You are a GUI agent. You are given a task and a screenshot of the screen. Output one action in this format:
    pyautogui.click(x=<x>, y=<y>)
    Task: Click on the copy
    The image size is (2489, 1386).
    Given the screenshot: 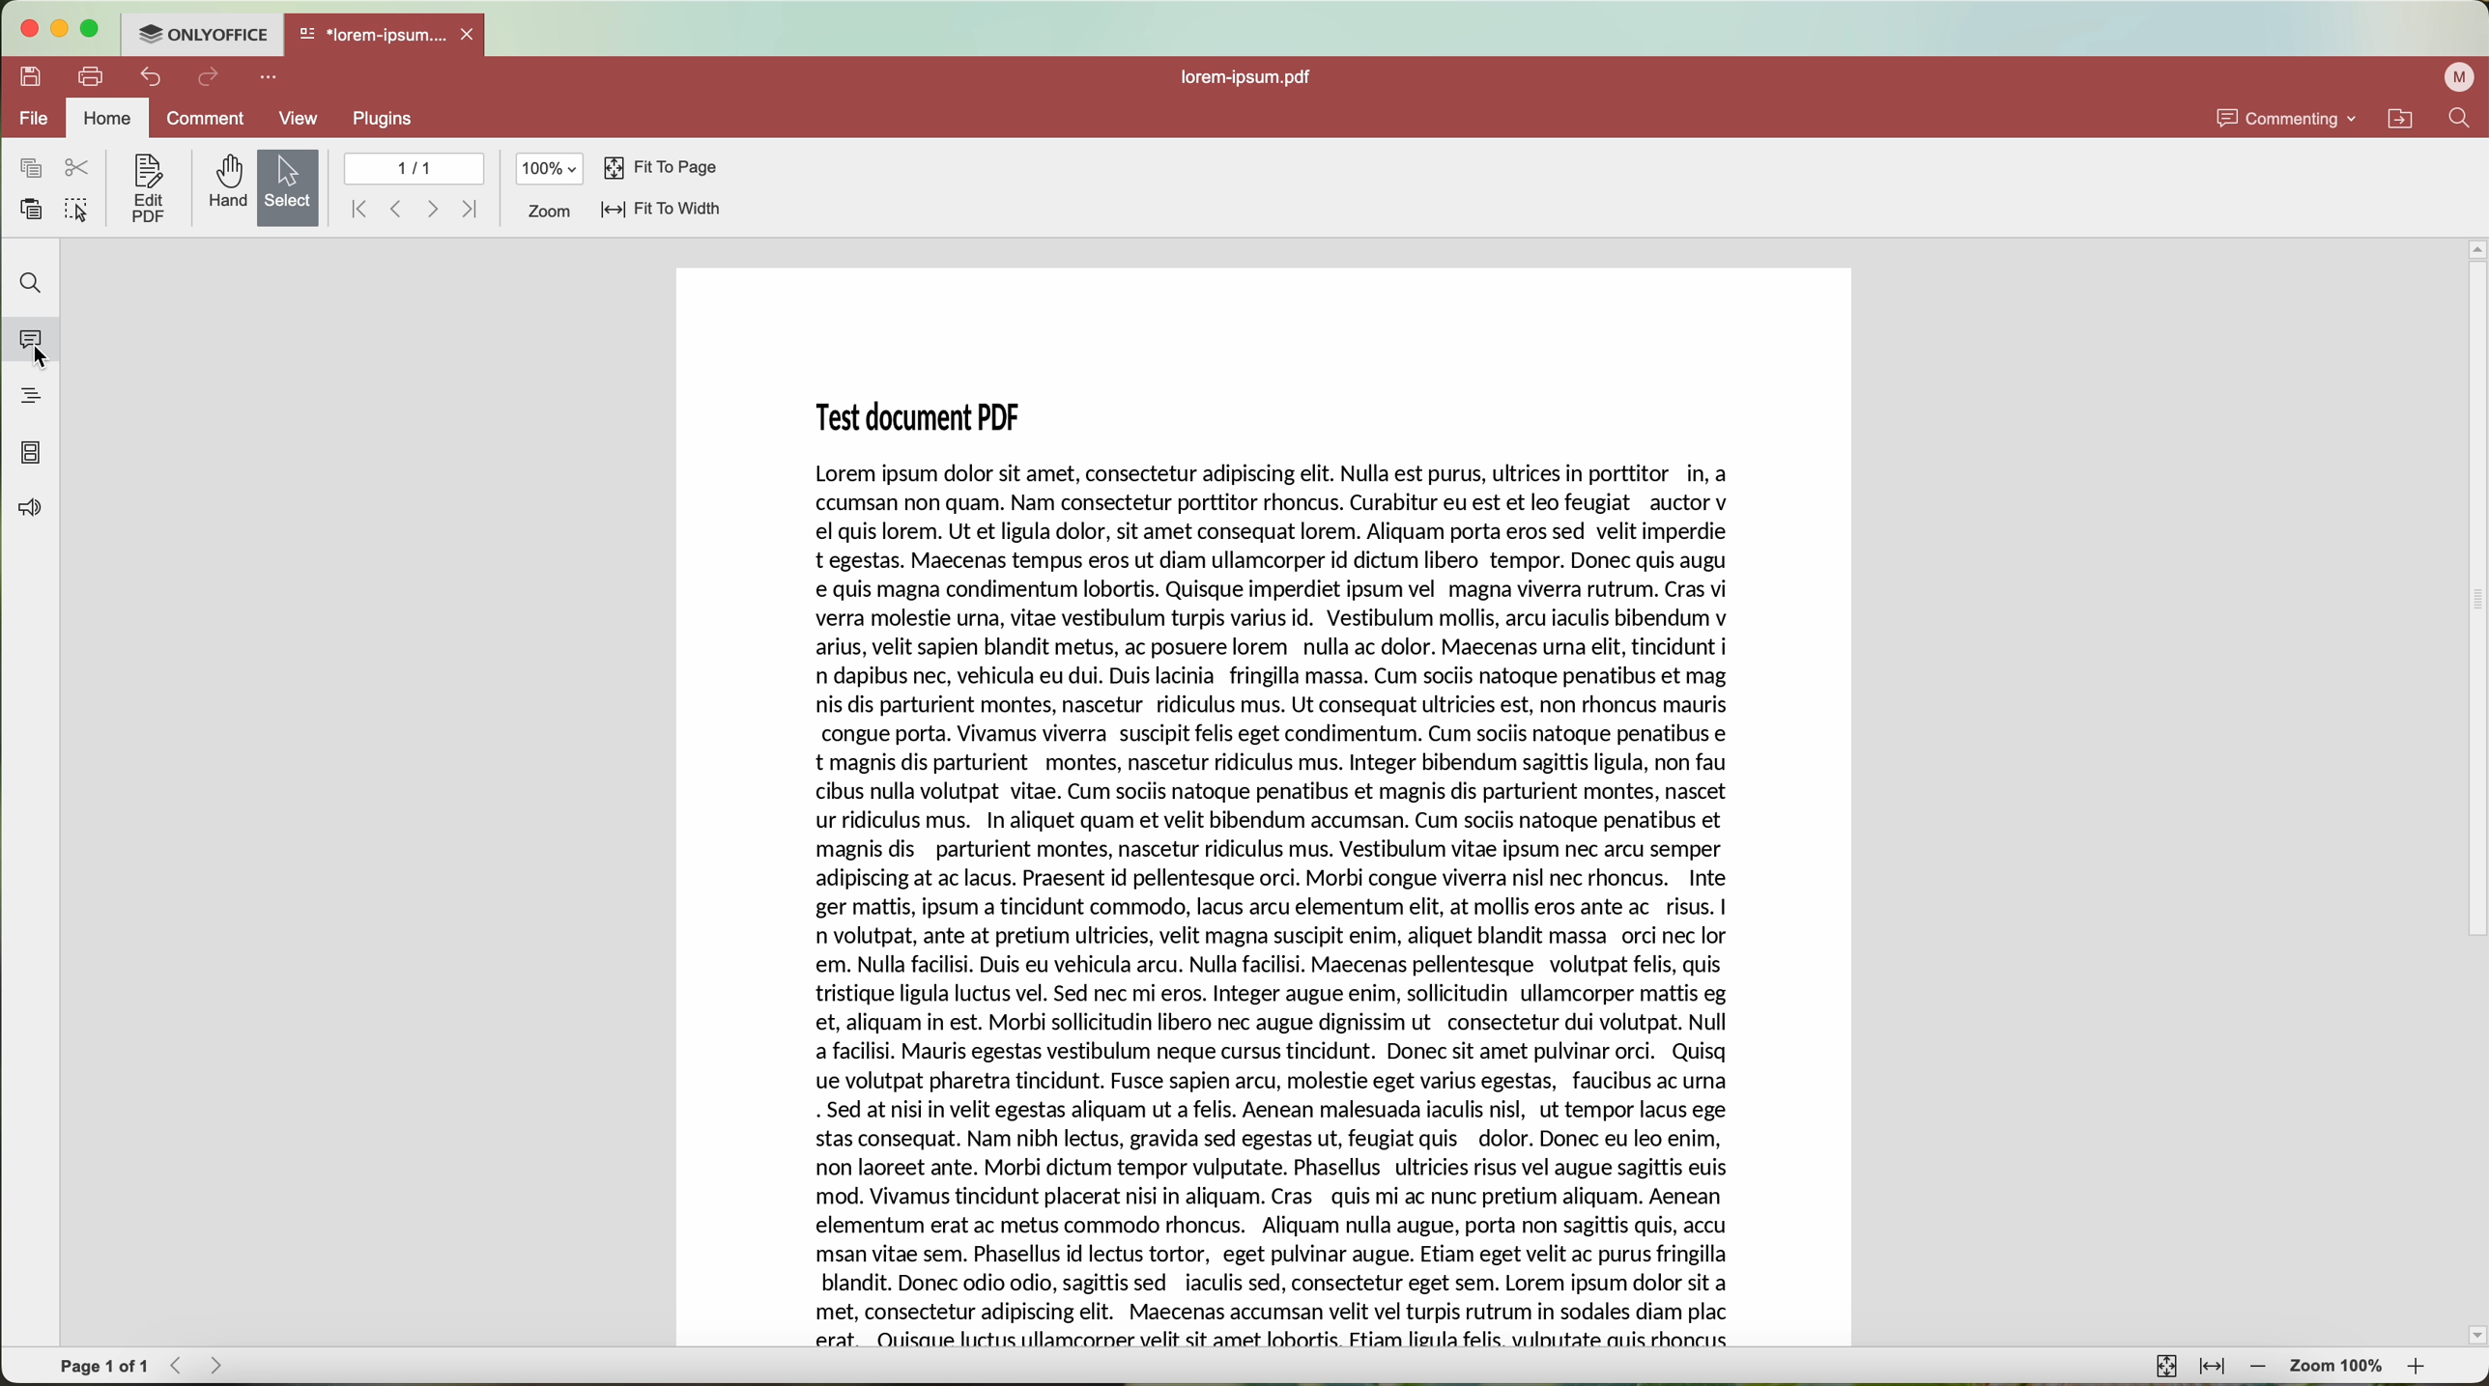 What is the action you would take?
    pyautogui.click(x=31, y=168)
    